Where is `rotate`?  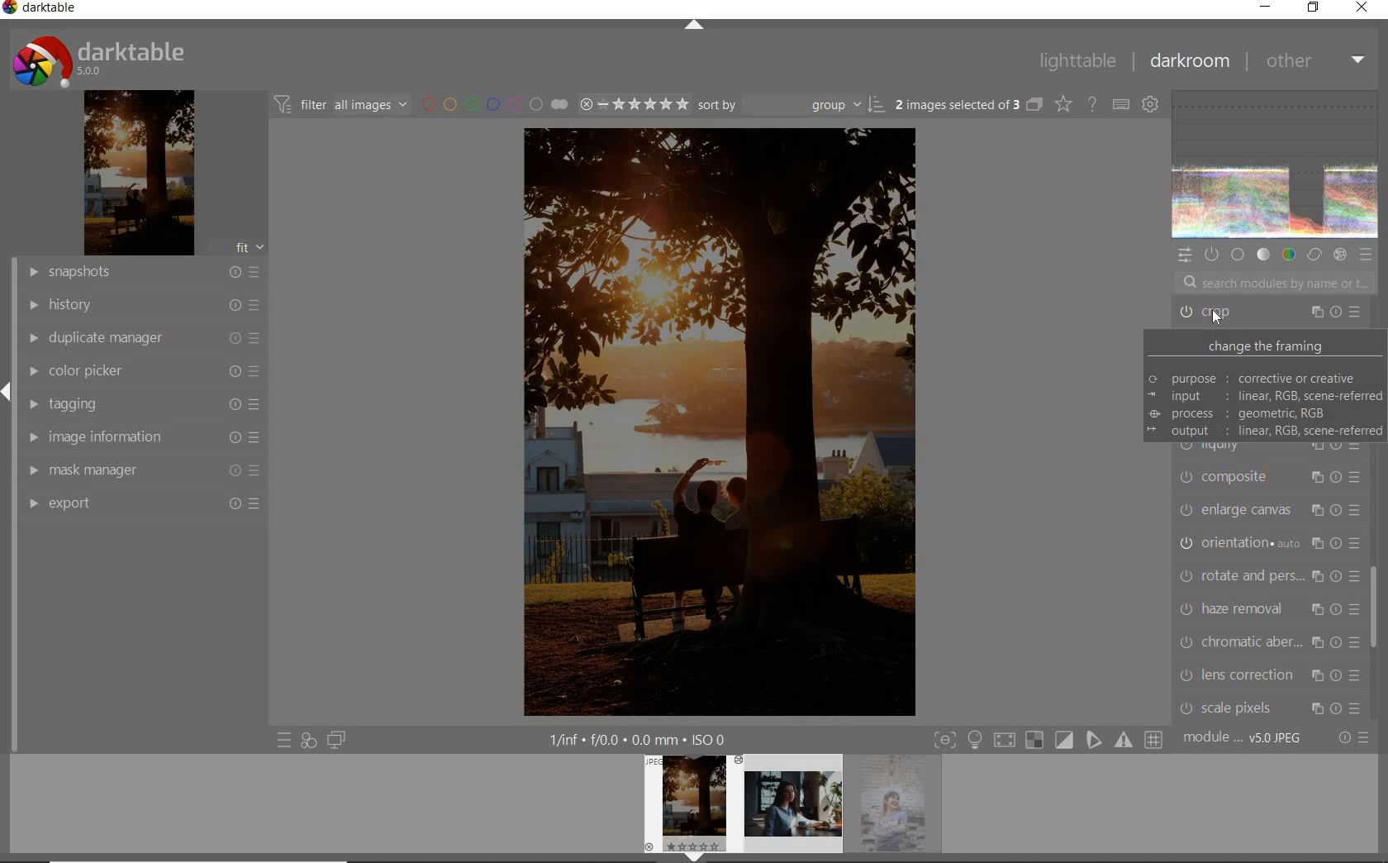
rotate is located at coordinates (1270, 577).